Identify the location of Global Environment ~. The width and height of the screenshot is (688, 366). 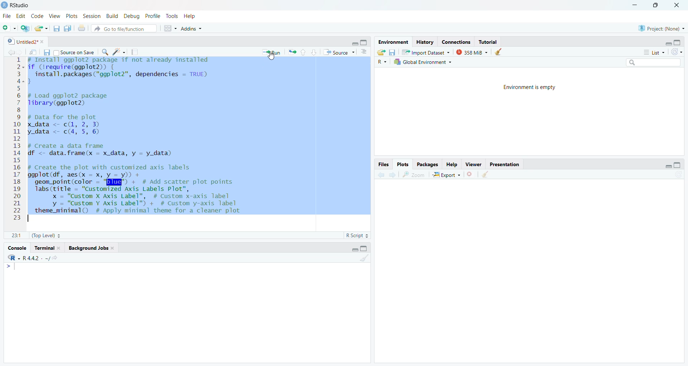
(423, 62).